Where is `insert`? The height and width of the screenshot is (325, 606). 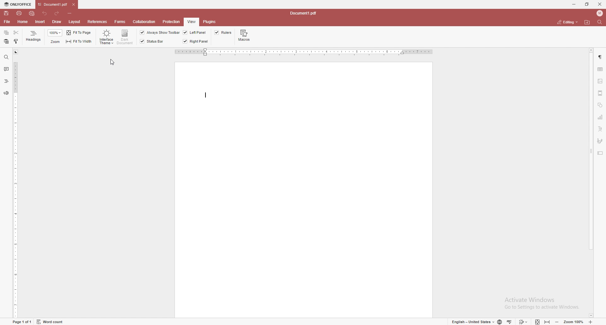
insert is located at coordinates (40, 21).